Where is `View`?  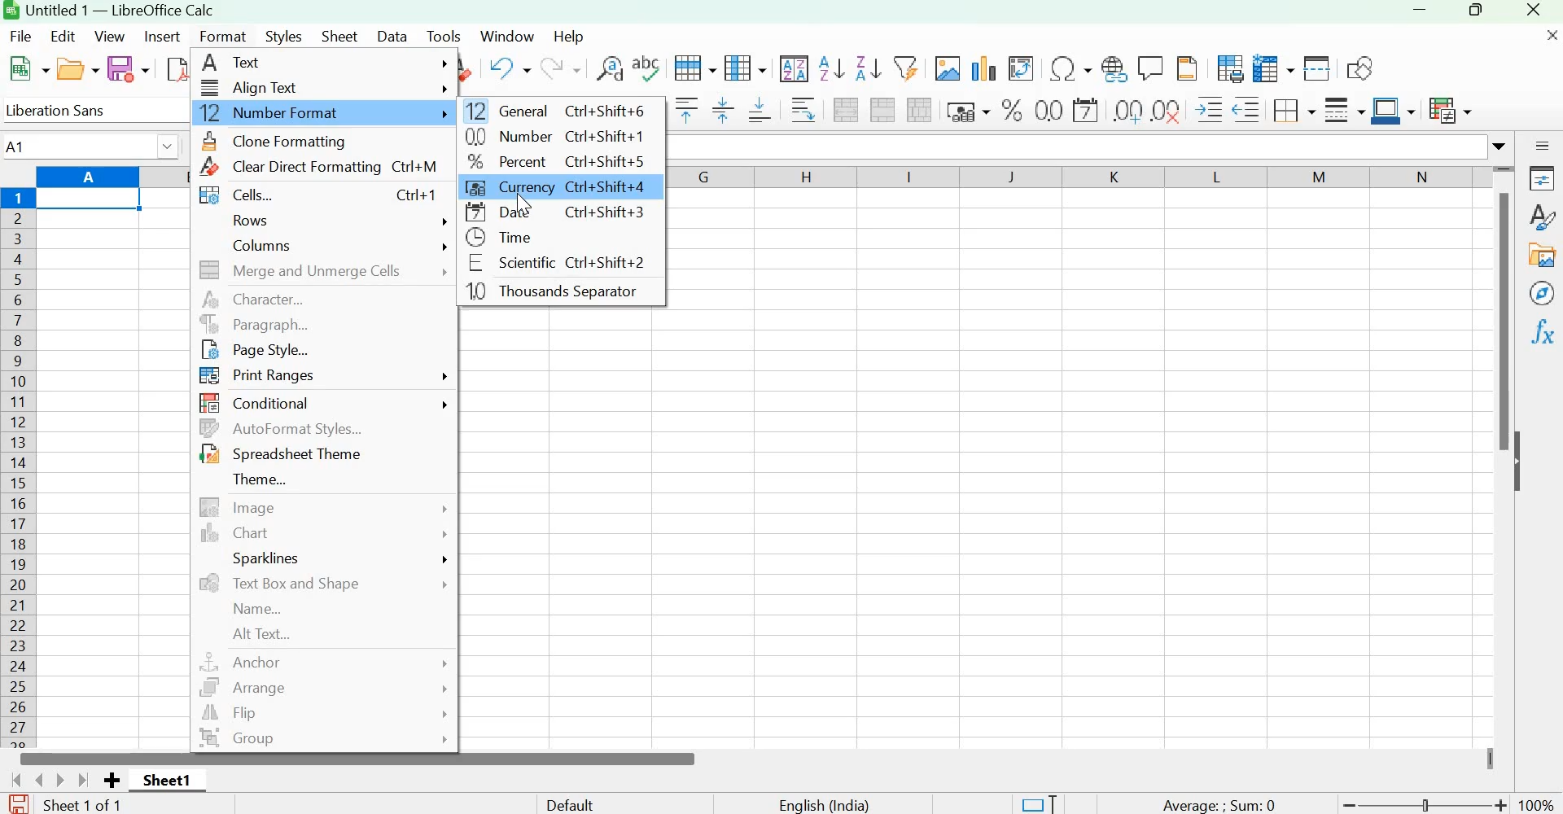 View is located at coordinates (112, 37).